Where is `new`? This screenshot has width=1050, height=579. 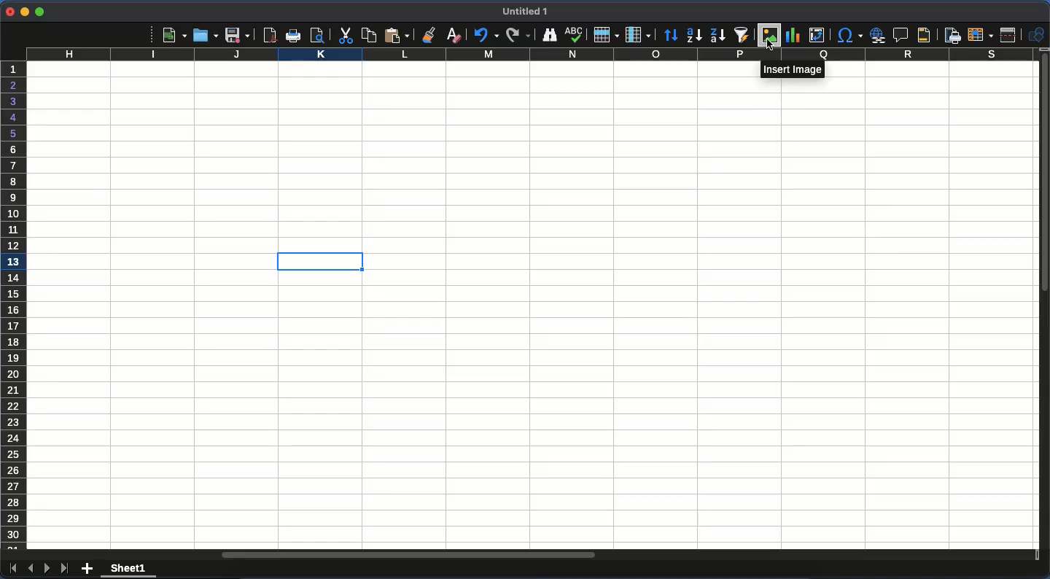
new is located at coordinates (174, 36).